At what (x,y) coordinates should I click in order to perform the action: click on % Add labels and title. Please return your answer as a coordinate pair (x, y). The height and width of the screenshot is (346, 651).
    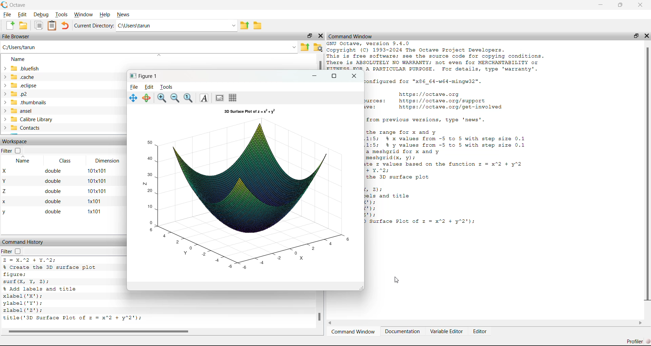
    Looking at the image, I should click on (41, 288).